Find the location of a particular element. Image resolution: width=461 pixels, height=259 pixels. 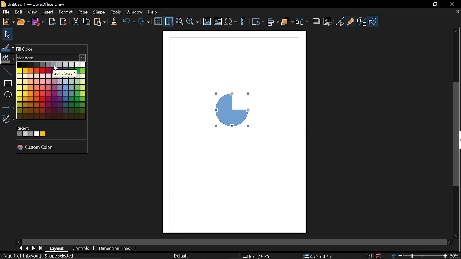

Shape is located at coordinates (99, 13).